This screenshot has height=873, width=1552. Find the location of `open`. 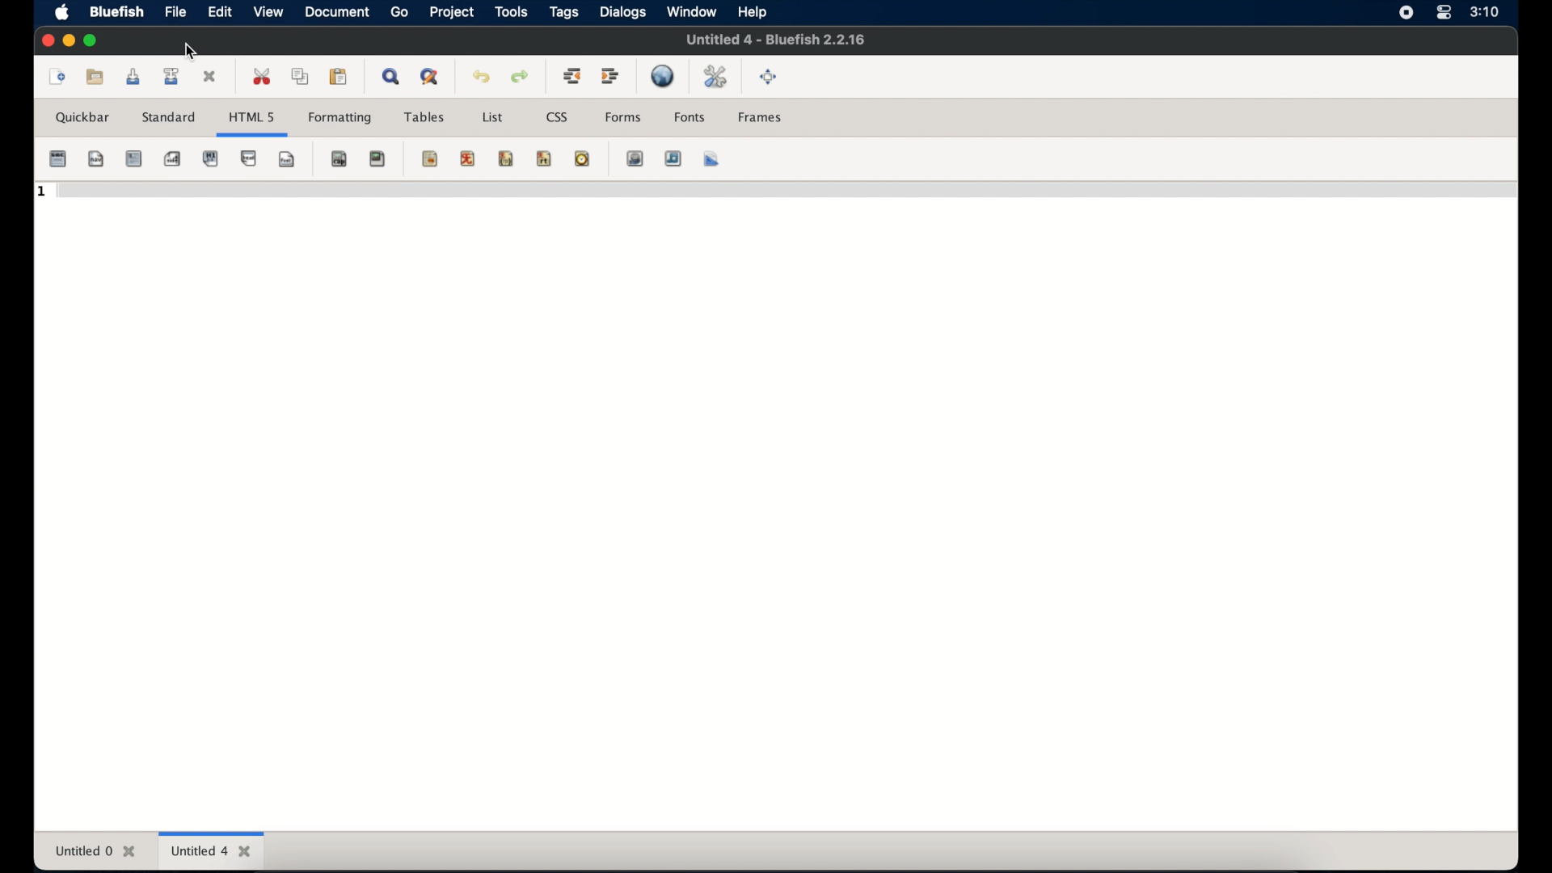

open is located at coordinates (96, 76).